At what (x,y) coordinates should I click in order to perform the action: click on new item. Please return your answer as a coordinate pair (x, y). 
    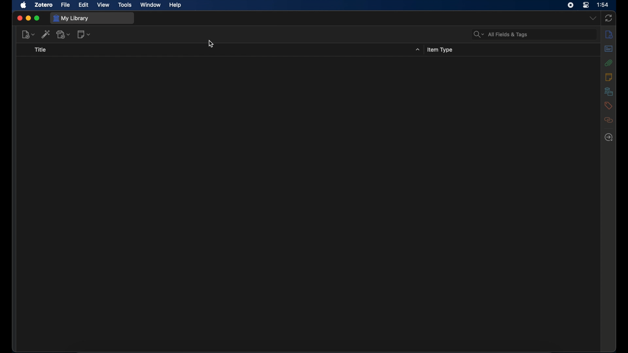
    Looking at the image, I should click on (63, 34).